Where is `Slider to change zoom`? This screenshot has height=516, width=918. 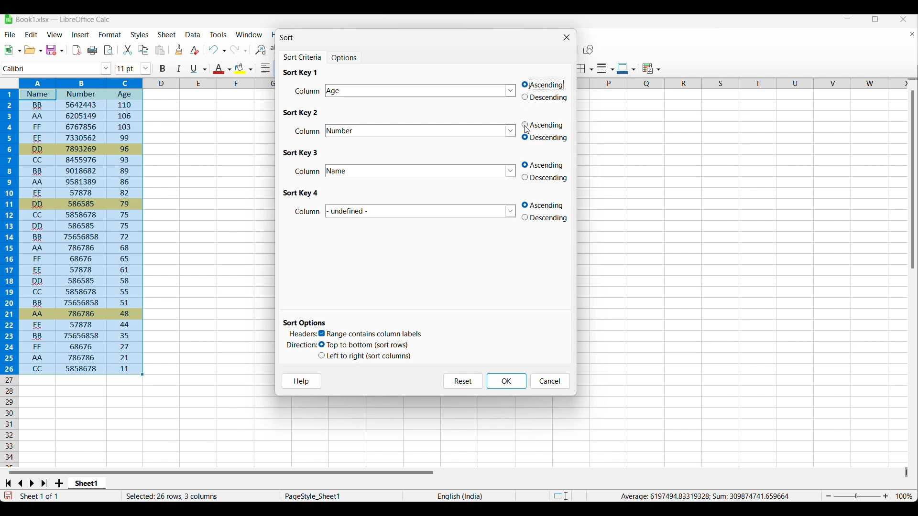 Slider to change zoom is located at coordinates (857, 496).